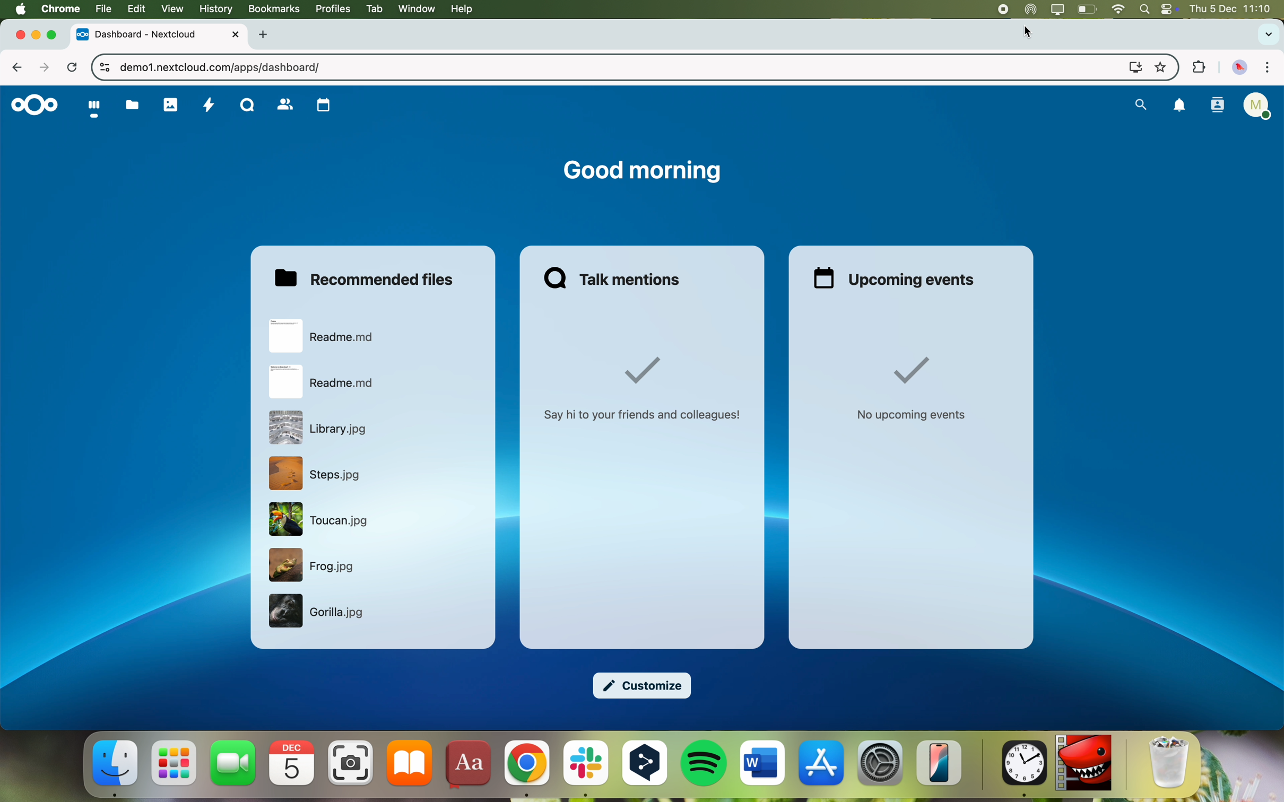  What do you see at coordinates (60, 8) in the screenshot?
I see `Chrome` at bounding box center [60, 8].